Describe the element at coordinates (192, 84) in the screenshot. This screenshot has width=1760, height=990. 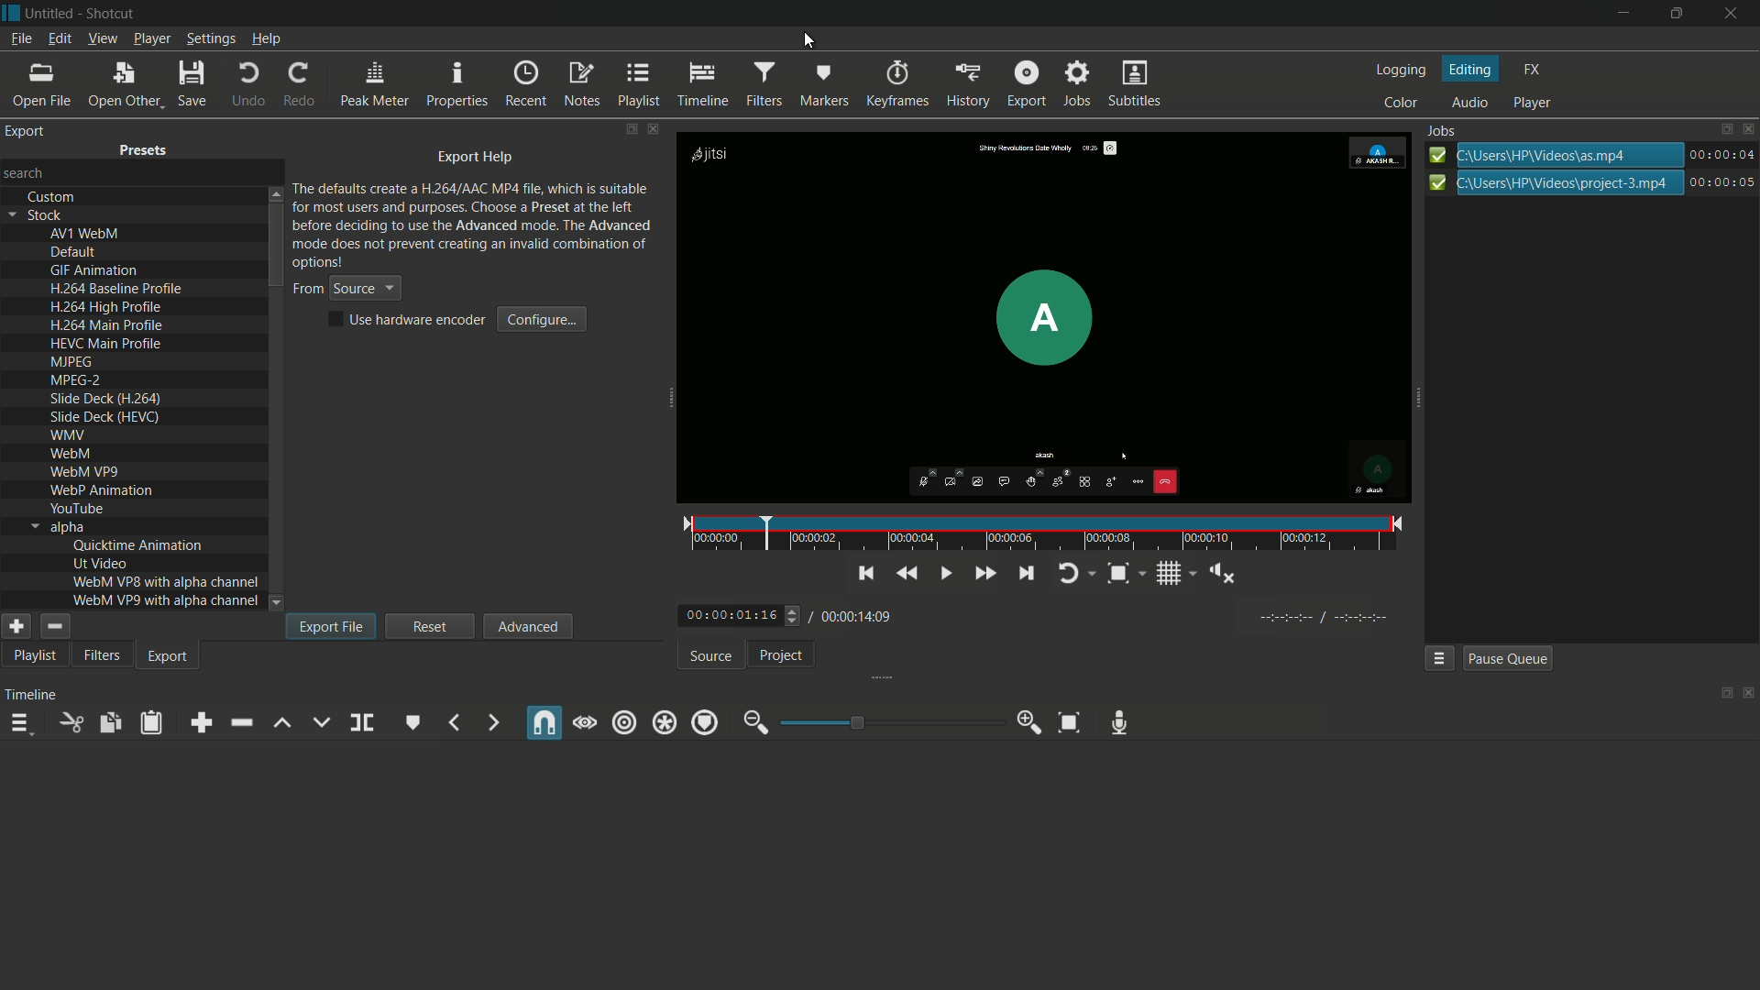
I see `save` at that location.